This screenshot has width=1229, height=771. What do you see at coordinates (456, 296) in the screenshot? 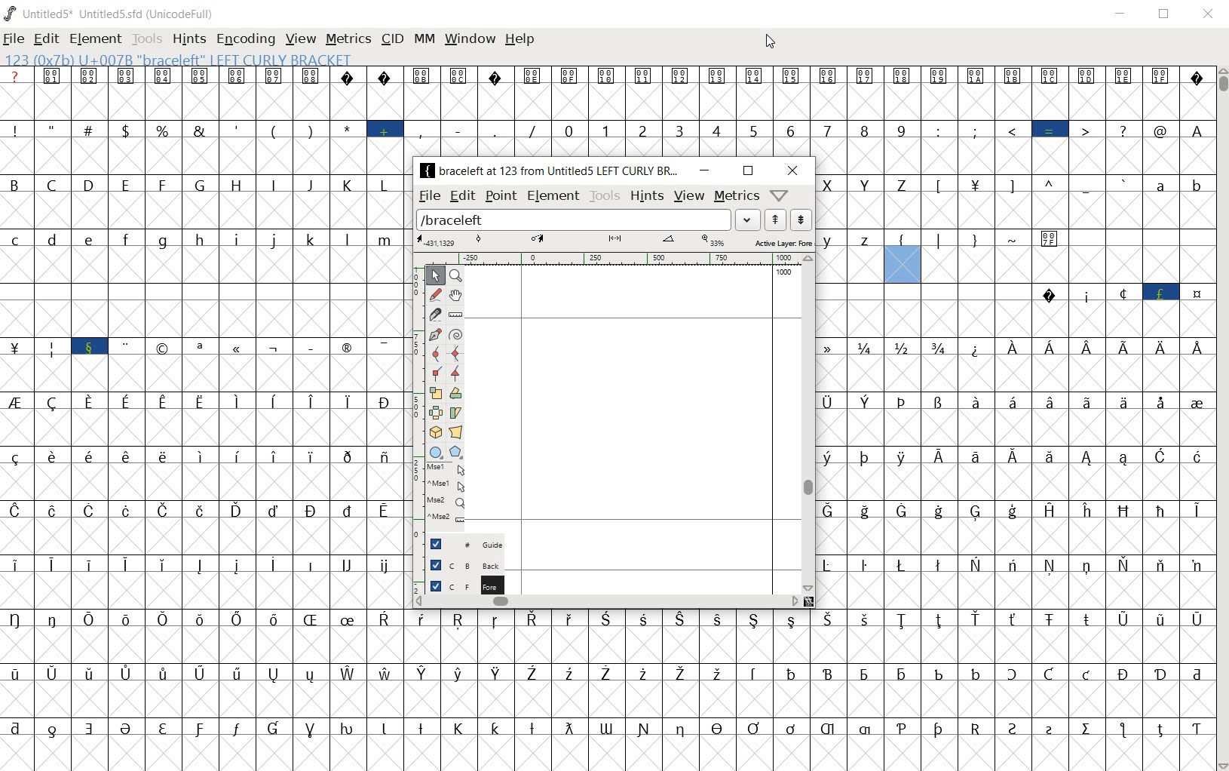
I see `scroll by hand` at bounding box center [456, 296].